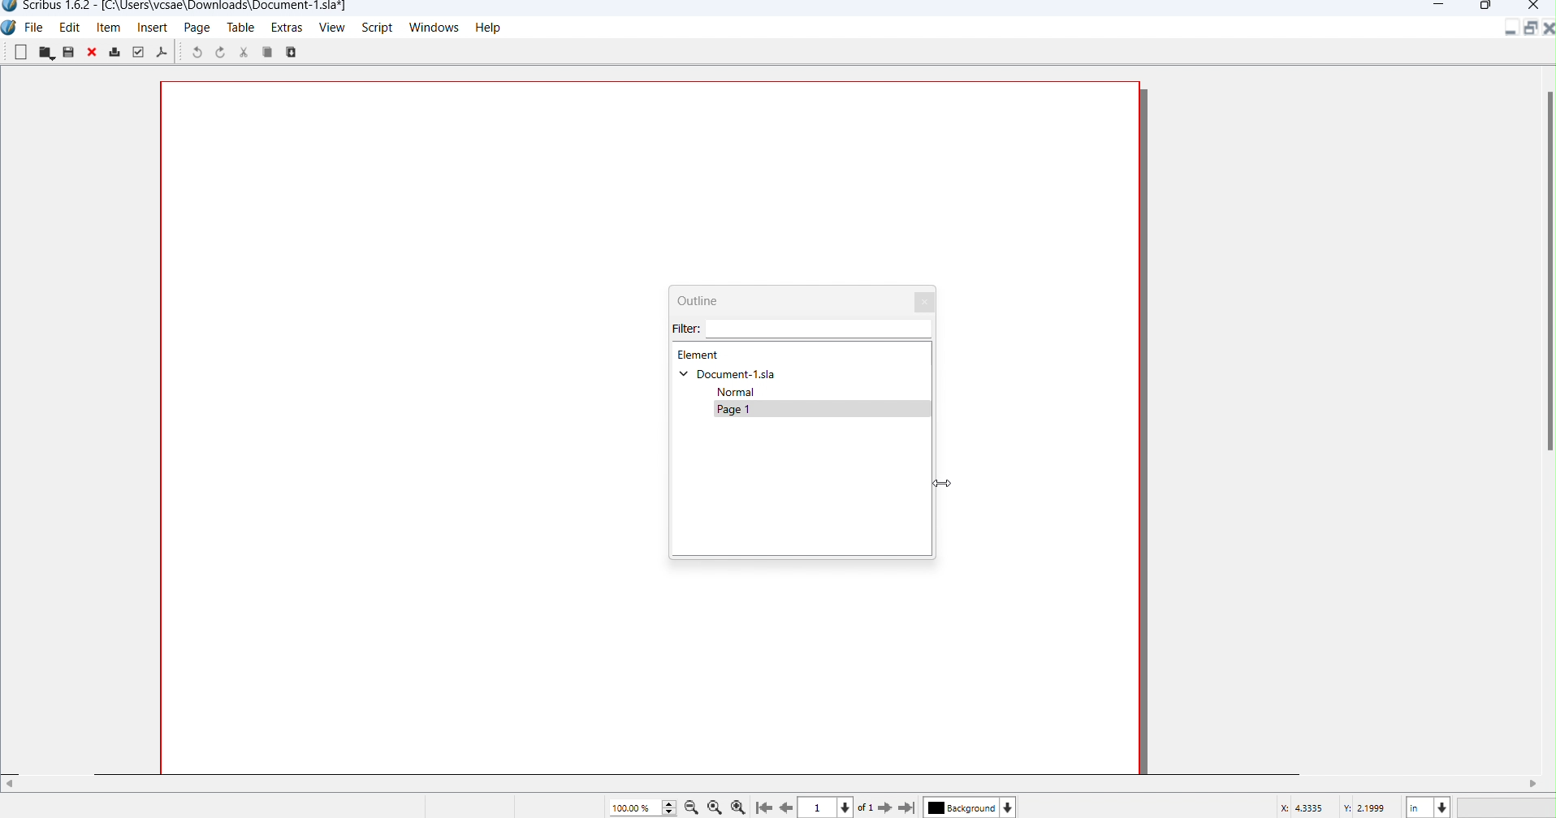 This screenshot has width=1556, height=818. What do you see at coordinates (820, 806) in the screenshot?
I see `View options` at bounding box center [820, 806].